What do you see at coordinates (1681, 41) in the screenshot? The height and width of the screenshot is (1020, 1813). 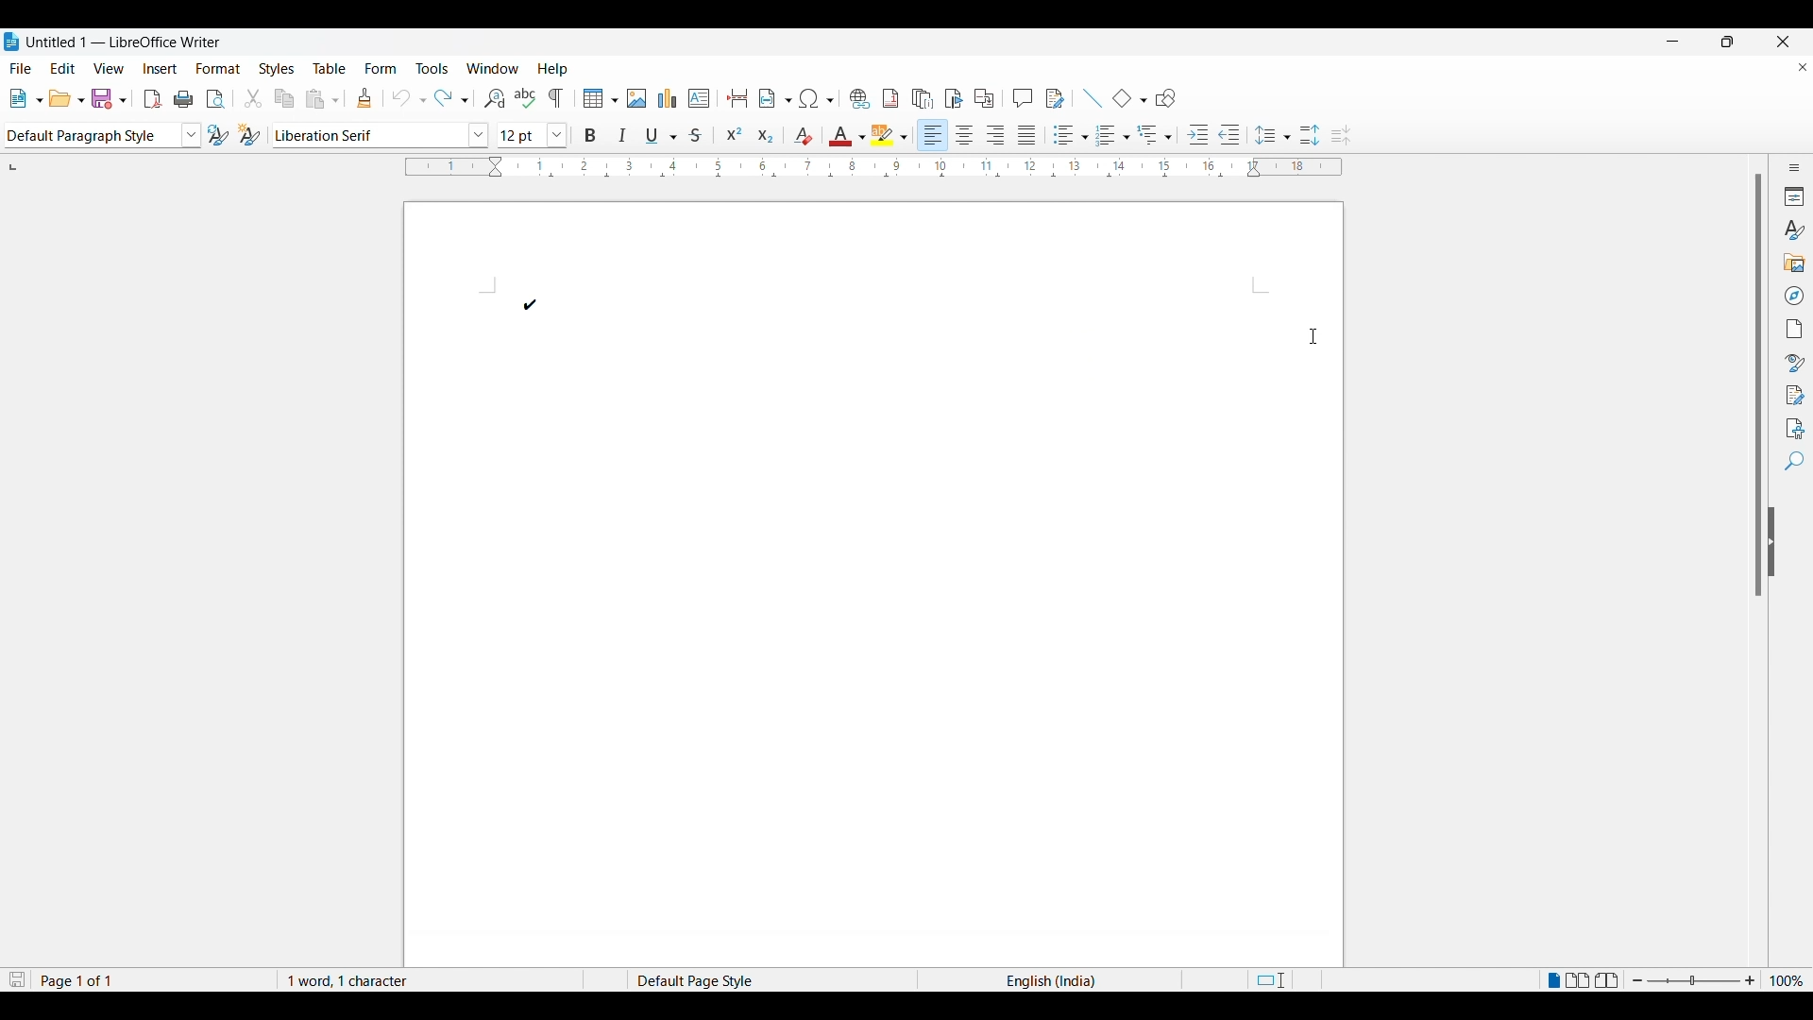 I see `minimise` at bounding box center [1681, 41].